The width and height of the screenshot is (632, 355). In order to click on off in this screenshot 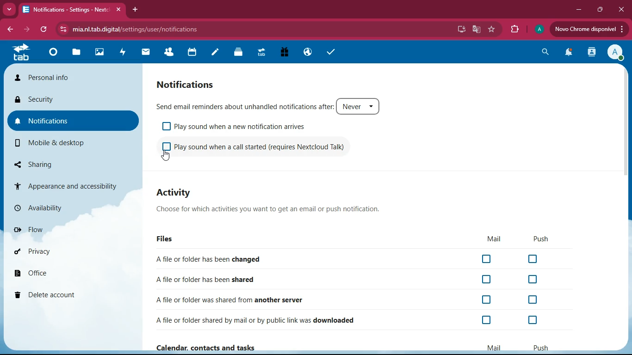, I will do `click(488, 260)`.